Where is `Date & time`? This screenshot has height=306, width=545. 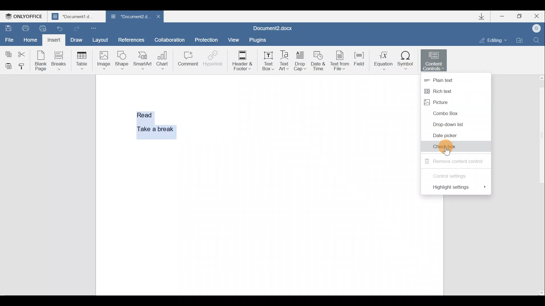
Date & time is located at coordinates (318, 62).